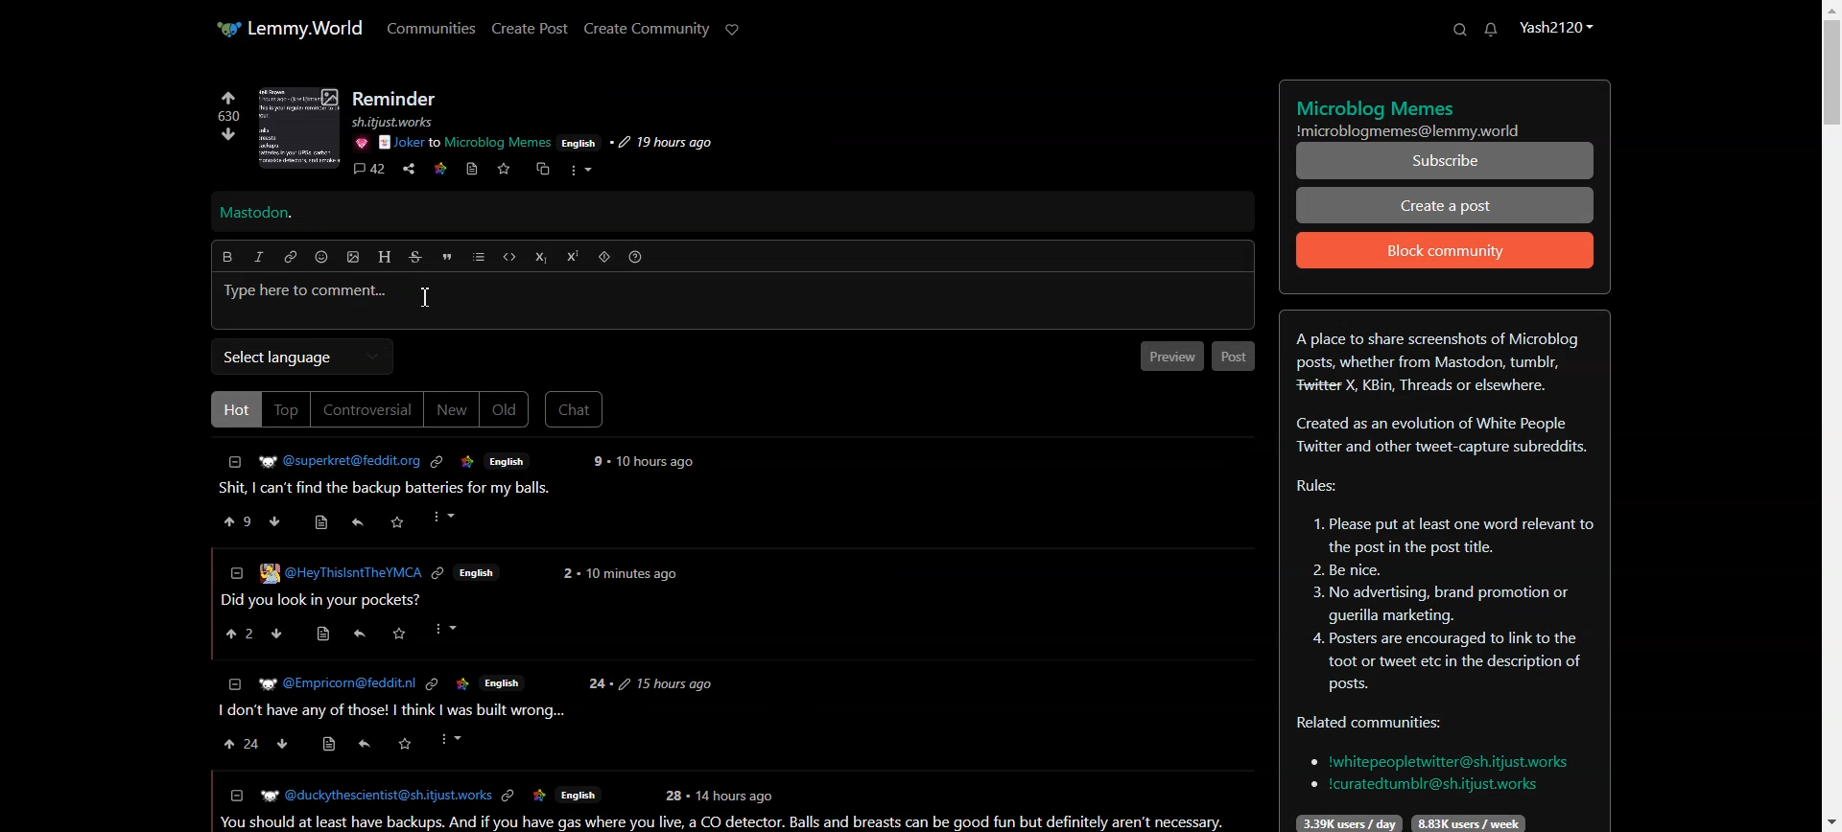 The image size is (1842, 832). I want to click on 10 hours ago, so click(657, 462).